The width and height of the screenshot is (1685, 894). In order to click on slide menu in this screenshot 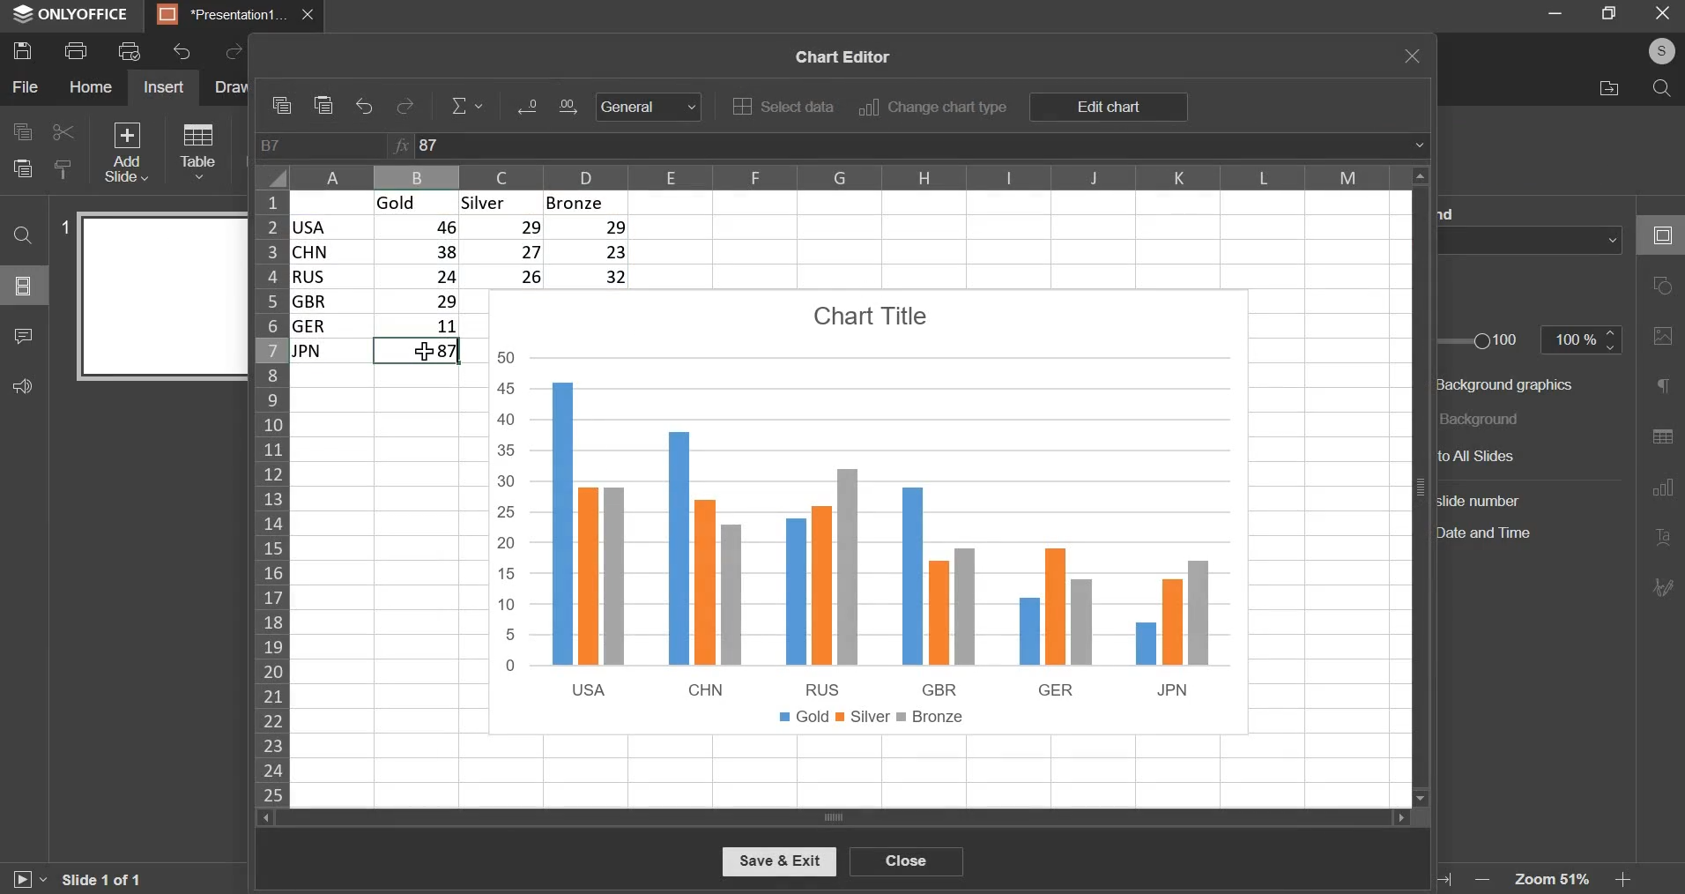, I will do `click(22, 286)`.